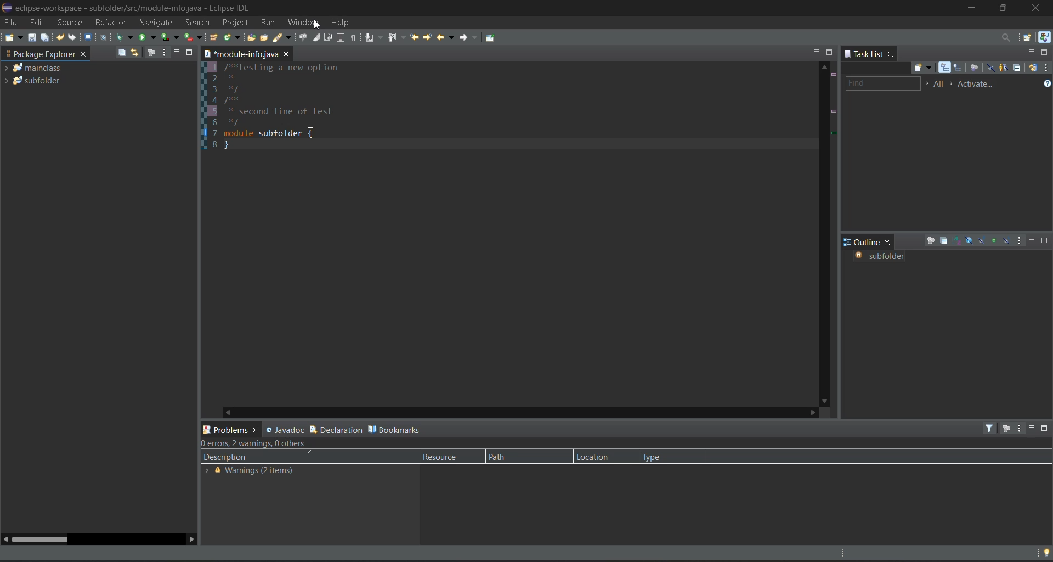 The image size is (1053, 562). Describe the element at coordinates (39, 539) in the screenshot. I see `horizontal scroll bar` at that location.